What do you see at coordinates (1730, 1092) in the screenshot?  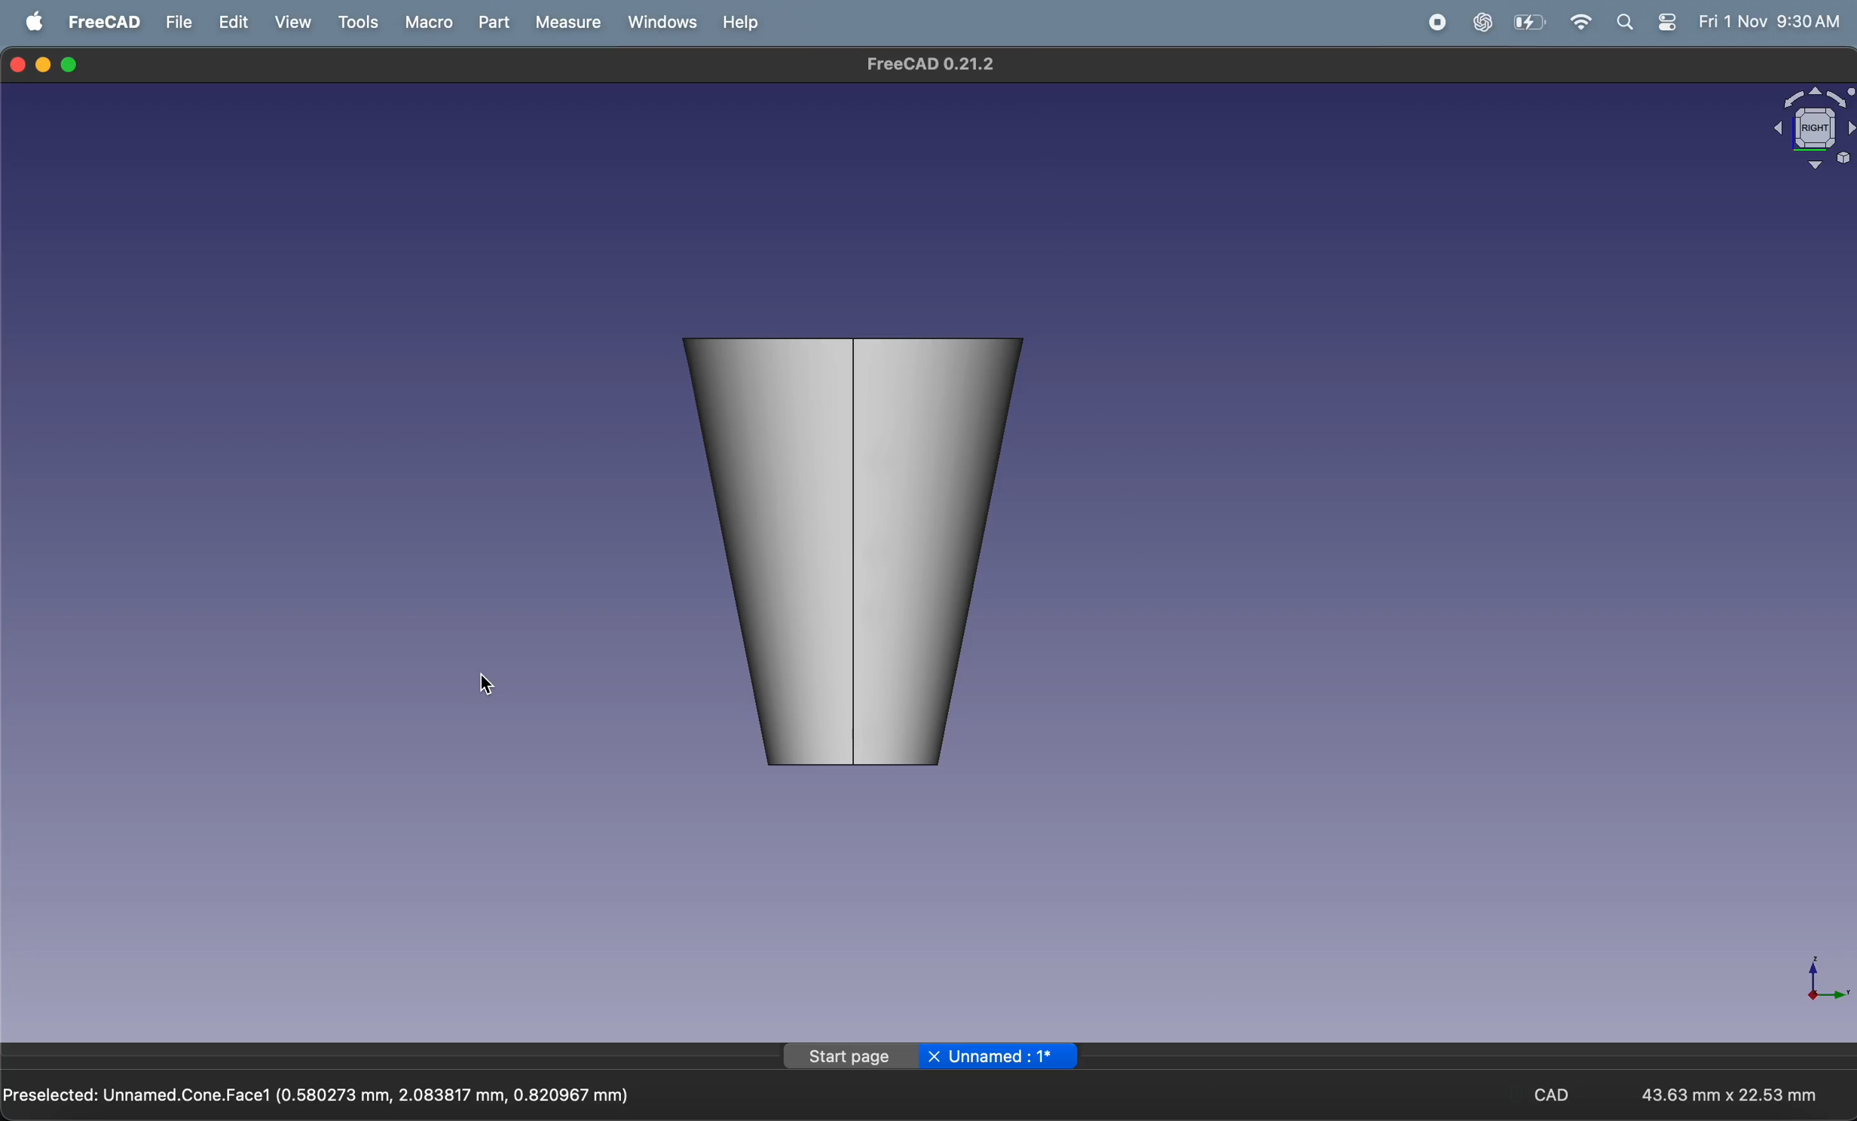 I see `43.63 mm x 22.53 mm` at bounding box center [1730, 1092].